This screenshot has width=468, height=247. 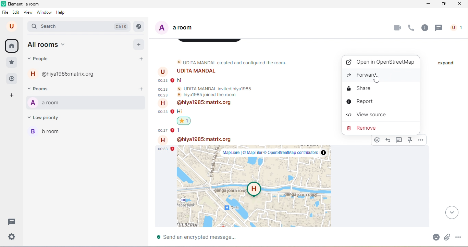 I want to click on Timestamp of texts, so click(x=162, y=149).